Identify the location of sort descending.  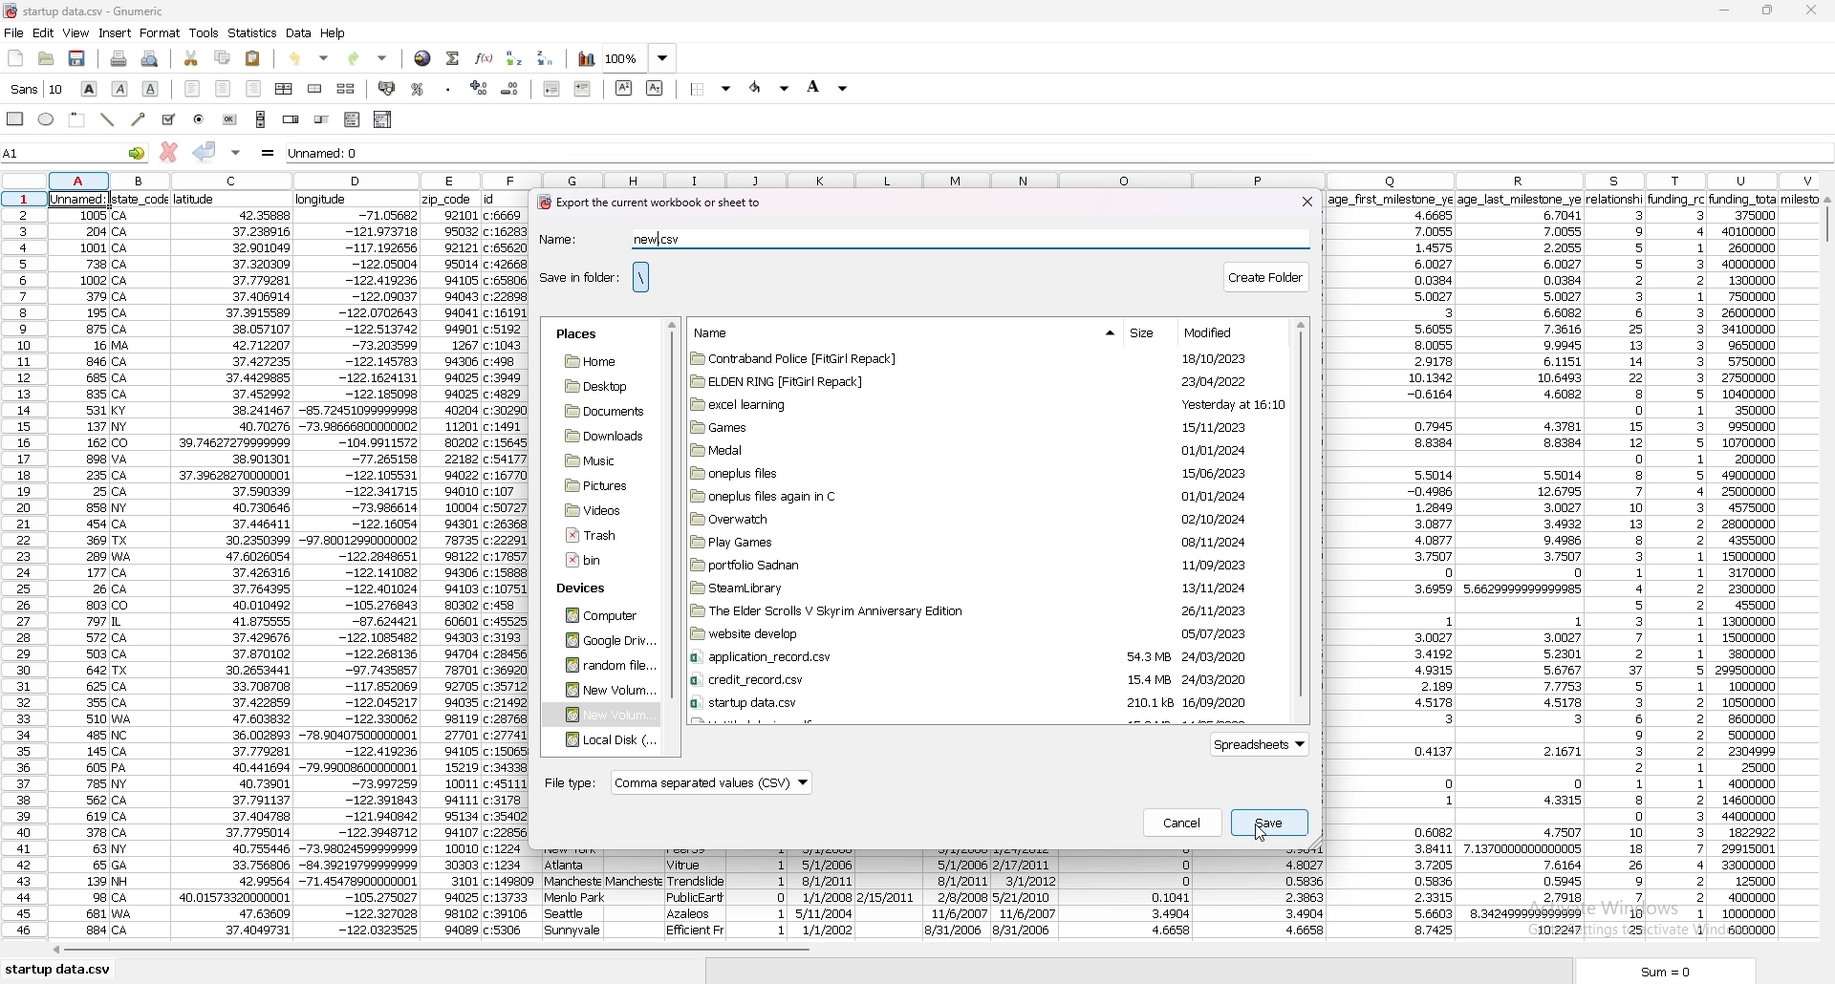
(546, 57).